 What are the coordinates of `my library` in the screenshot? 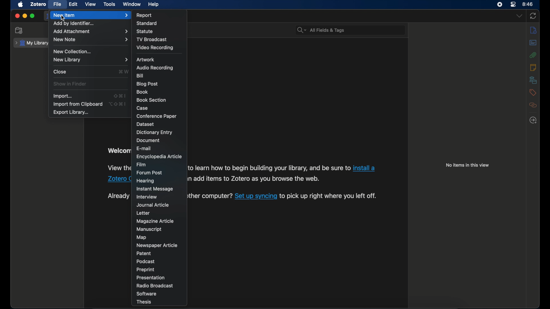 It's located at (31, 43).